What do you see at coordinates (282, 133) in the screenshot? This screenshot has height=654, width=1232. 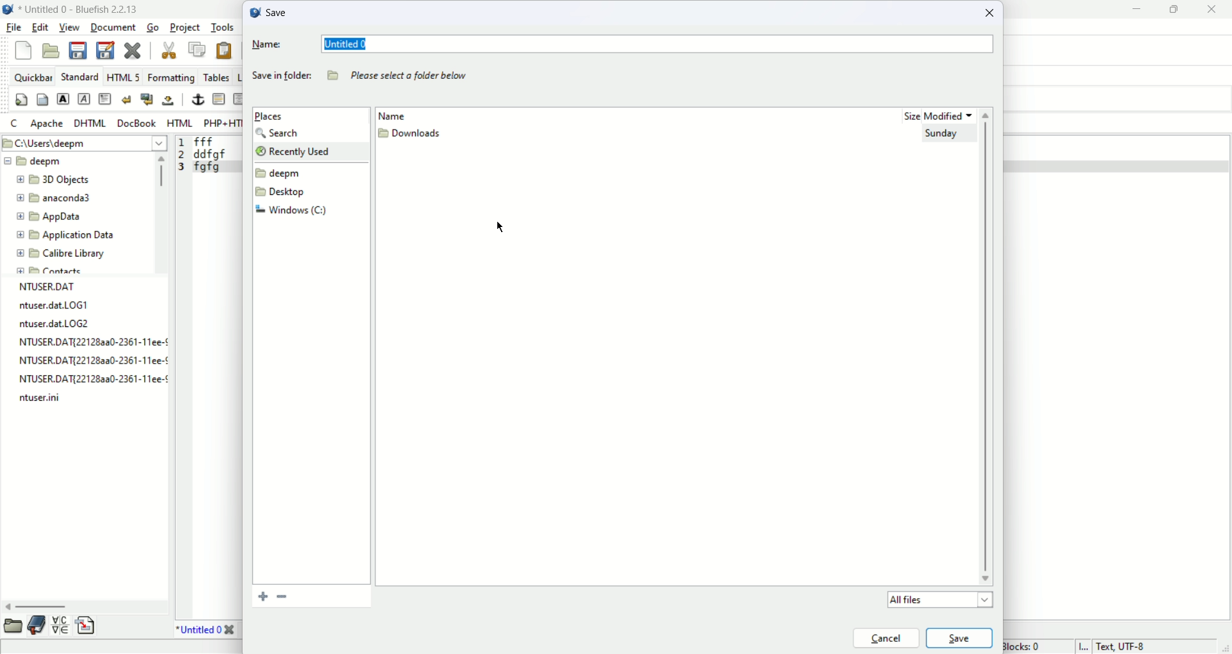 I see `search` at bounding box center [282, 133].